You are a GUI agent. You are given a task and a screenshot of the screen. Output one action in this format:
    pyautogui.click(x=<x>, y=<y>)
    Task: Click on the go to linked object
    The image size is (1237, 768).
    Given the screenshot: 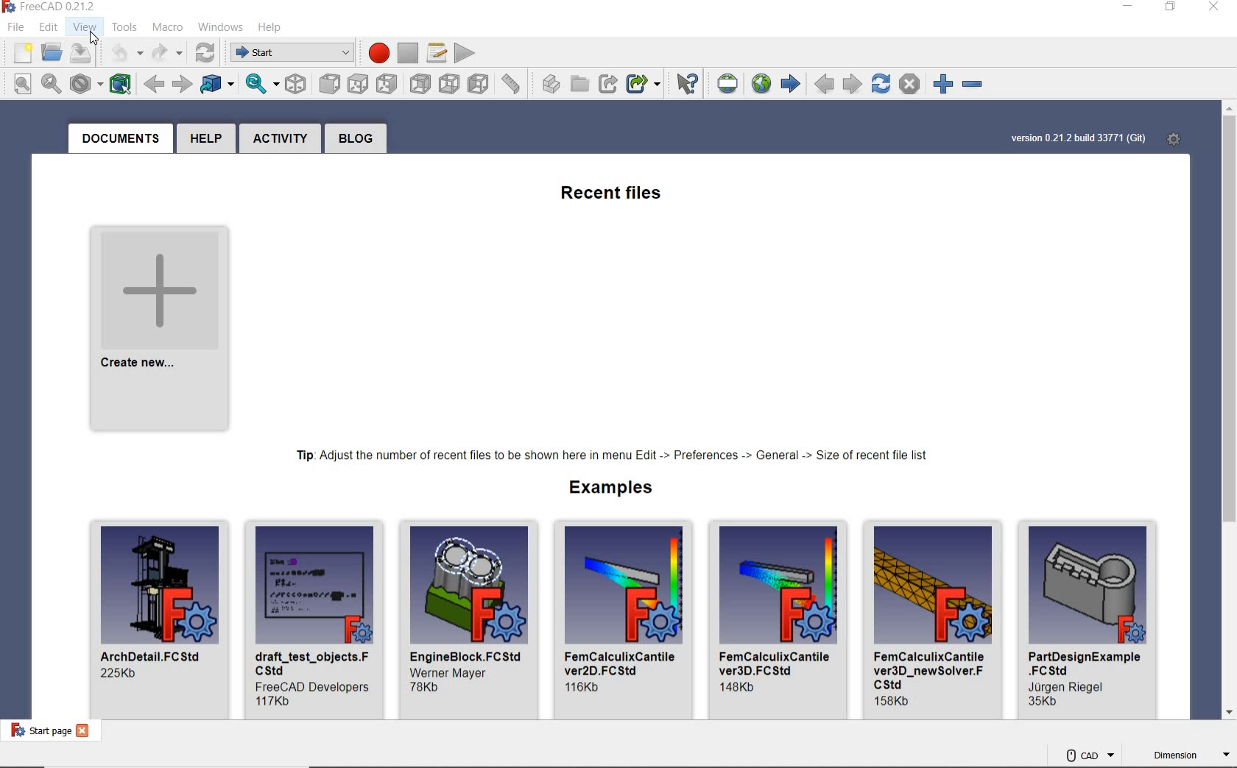 What is the action you would take?
    pyautogui.click(x=217, y=85)
    